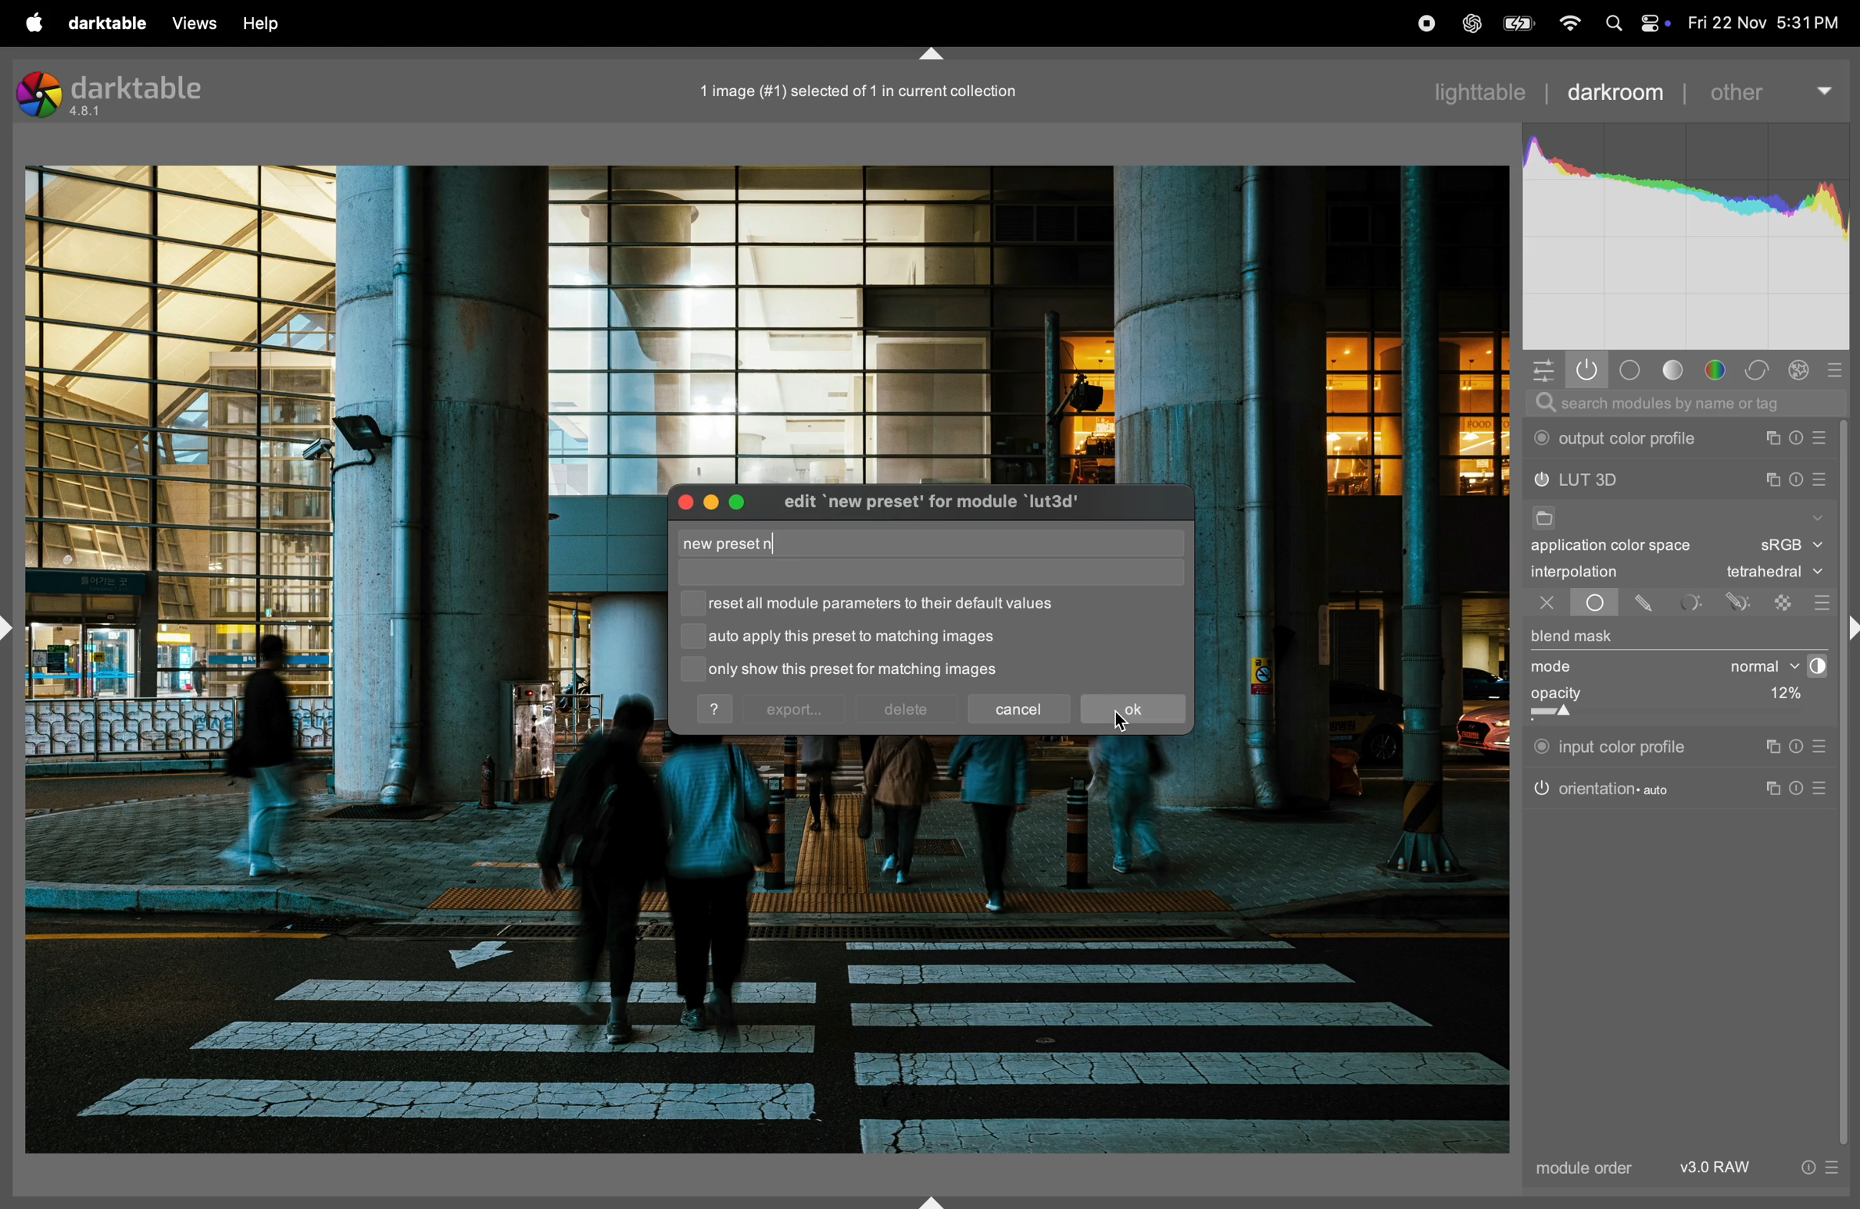 The height and width of the screenshot is (1209, 1860). What do you see at coordinates (708, 501) in the screenshot?
I see `minimize` at bounding box center [708, 501].